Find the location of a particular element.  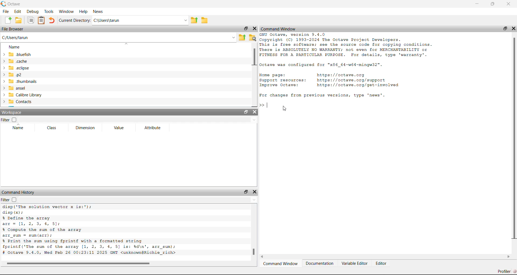

Cursor is located at coordinates (285, 109).